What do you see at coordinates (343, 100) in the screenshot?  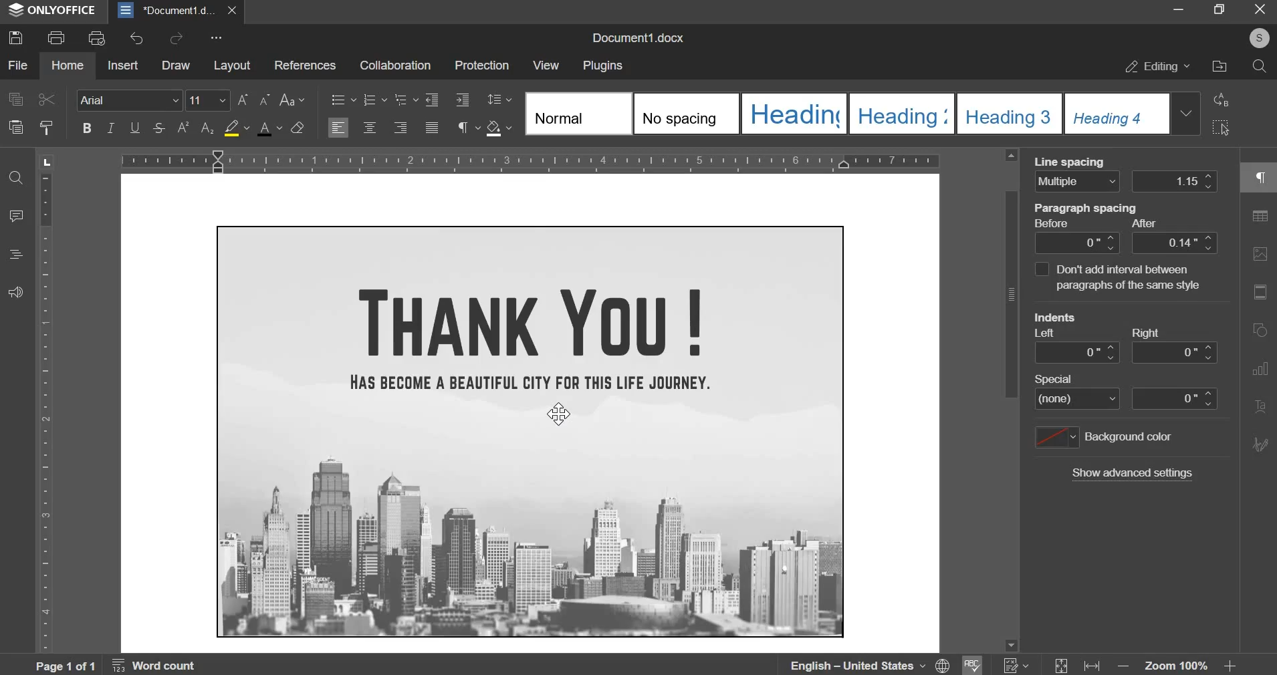 I see `bullets` at bounding box center [343, 100].